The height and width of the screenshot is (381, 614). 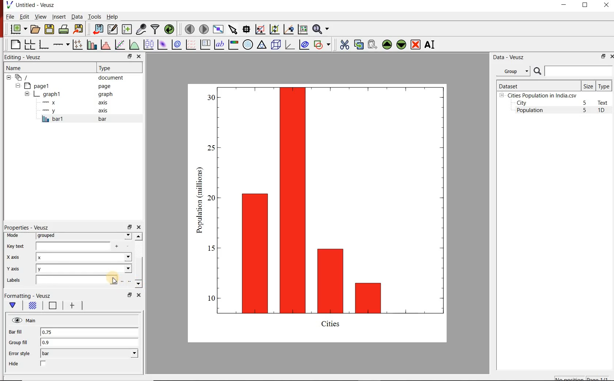 What do you see at coordinates (189, 28) in the screenshot?
I see `move to the previous page` at bounding box center [189, 28].